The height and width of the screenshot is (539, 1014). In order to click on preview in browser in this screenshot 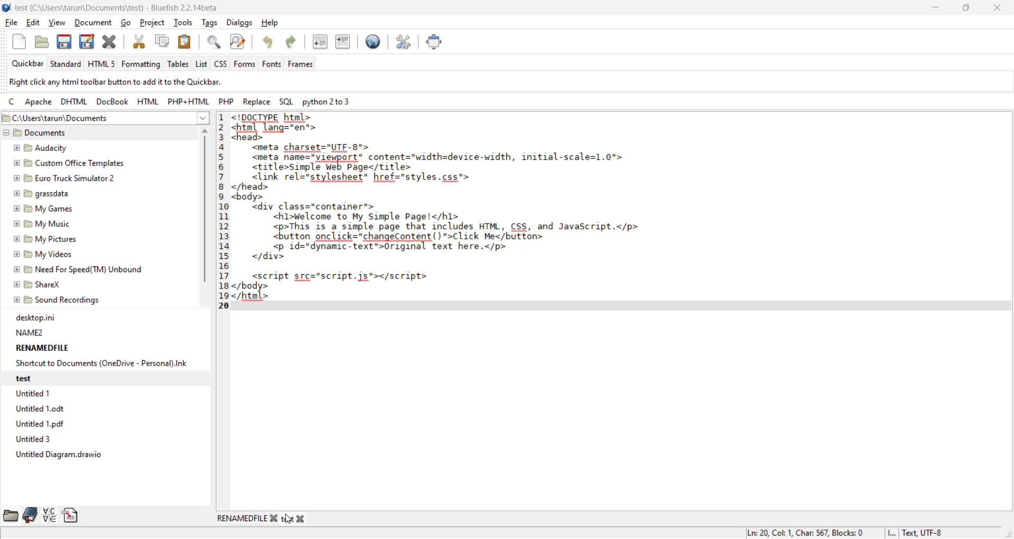, I will do `click(377, 43)`.